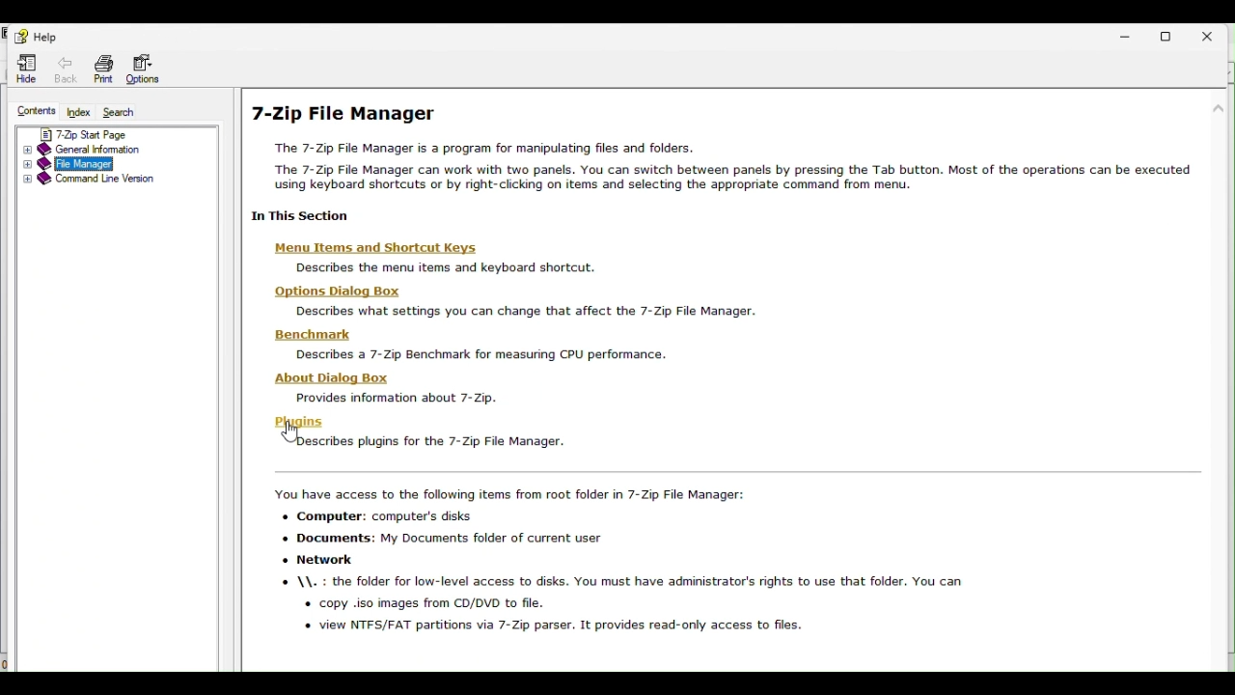 The image size is (1235, 695). What do you see at coordinates (125, 112) in the screenshot?
I see `Search` at bounding box center [125, 112].